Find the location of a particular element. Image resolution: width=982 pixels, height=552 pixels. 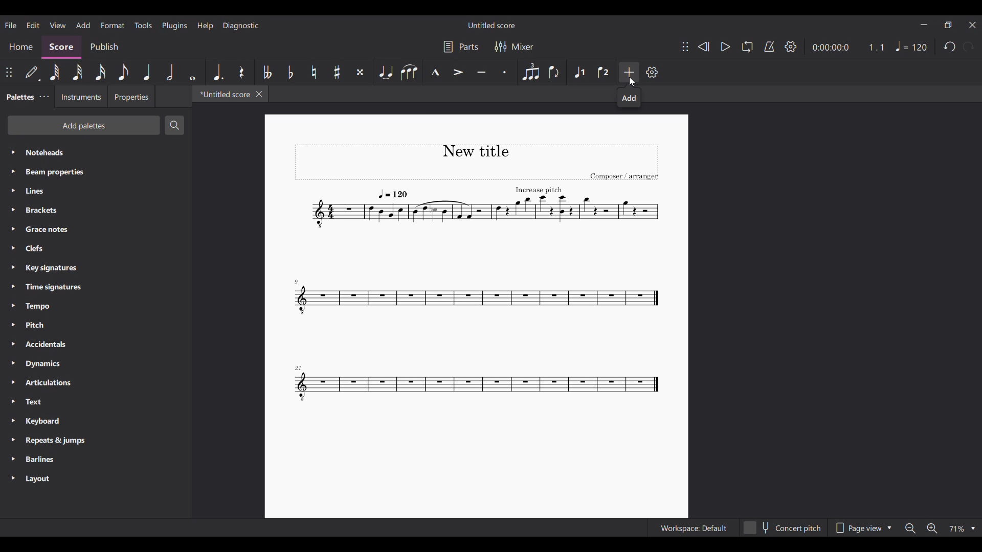

Show in smaller tab is located at coordinates (948, 25).